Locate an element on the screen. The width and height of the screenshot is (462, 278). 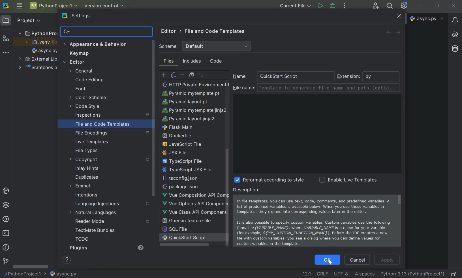
project name is located at coordinates (38, 33).